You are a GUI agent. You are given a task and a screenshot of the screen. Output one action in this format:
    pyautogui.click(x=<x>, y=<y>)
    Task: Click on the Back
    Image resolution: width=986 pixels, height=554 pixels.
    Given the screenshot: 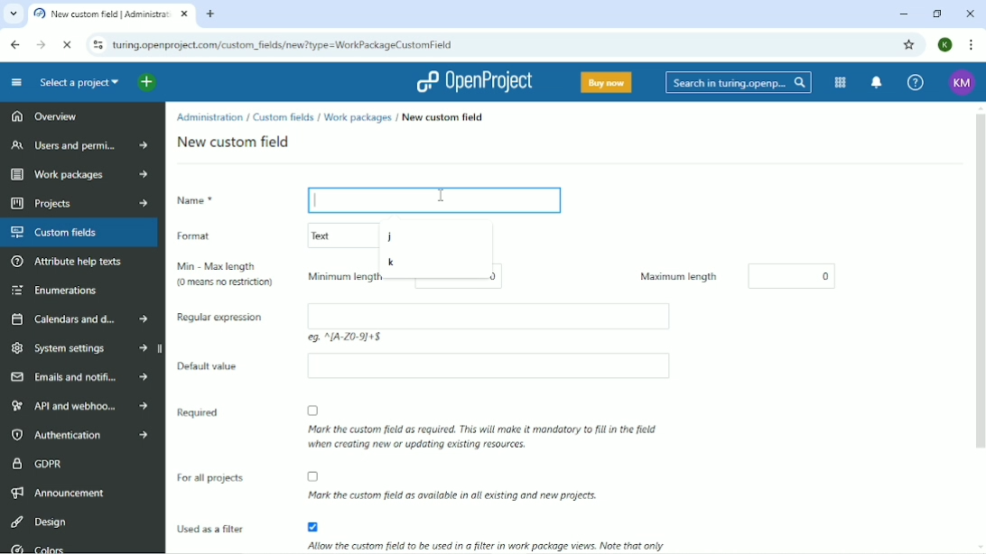 What is the action you would take?
    pyautogui.click(x=16, y=44)
    